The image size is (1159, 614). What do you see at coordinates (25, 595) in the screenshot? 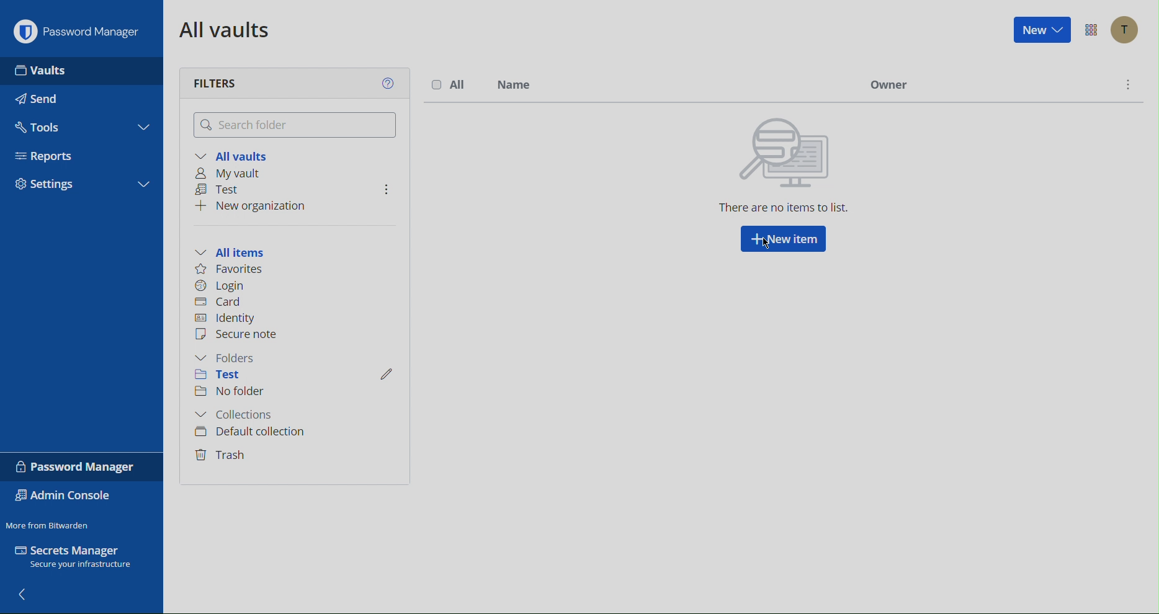
I see `Back` at bounding box center [25, 595].